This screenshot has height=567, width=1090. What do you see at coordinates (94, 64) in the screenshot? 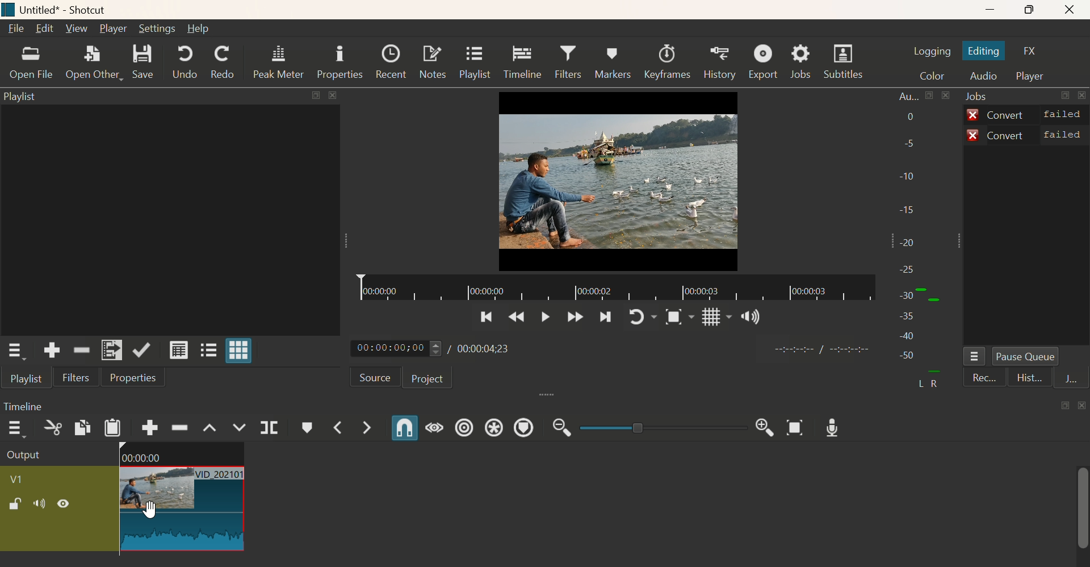
I see `Open Other` at bounding box center [94, 64].